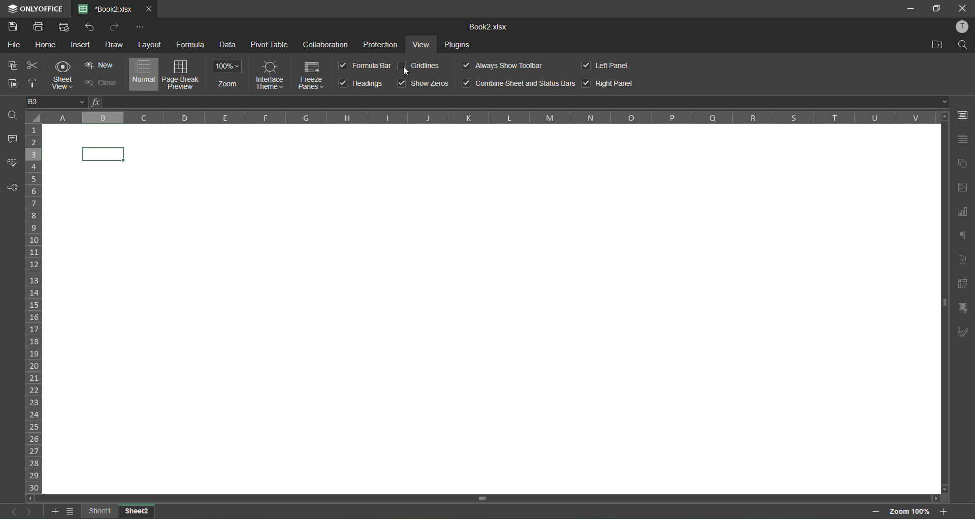  Describe the element at coordinates (938, 9) in the screenshot. I see `maximize` at that location.